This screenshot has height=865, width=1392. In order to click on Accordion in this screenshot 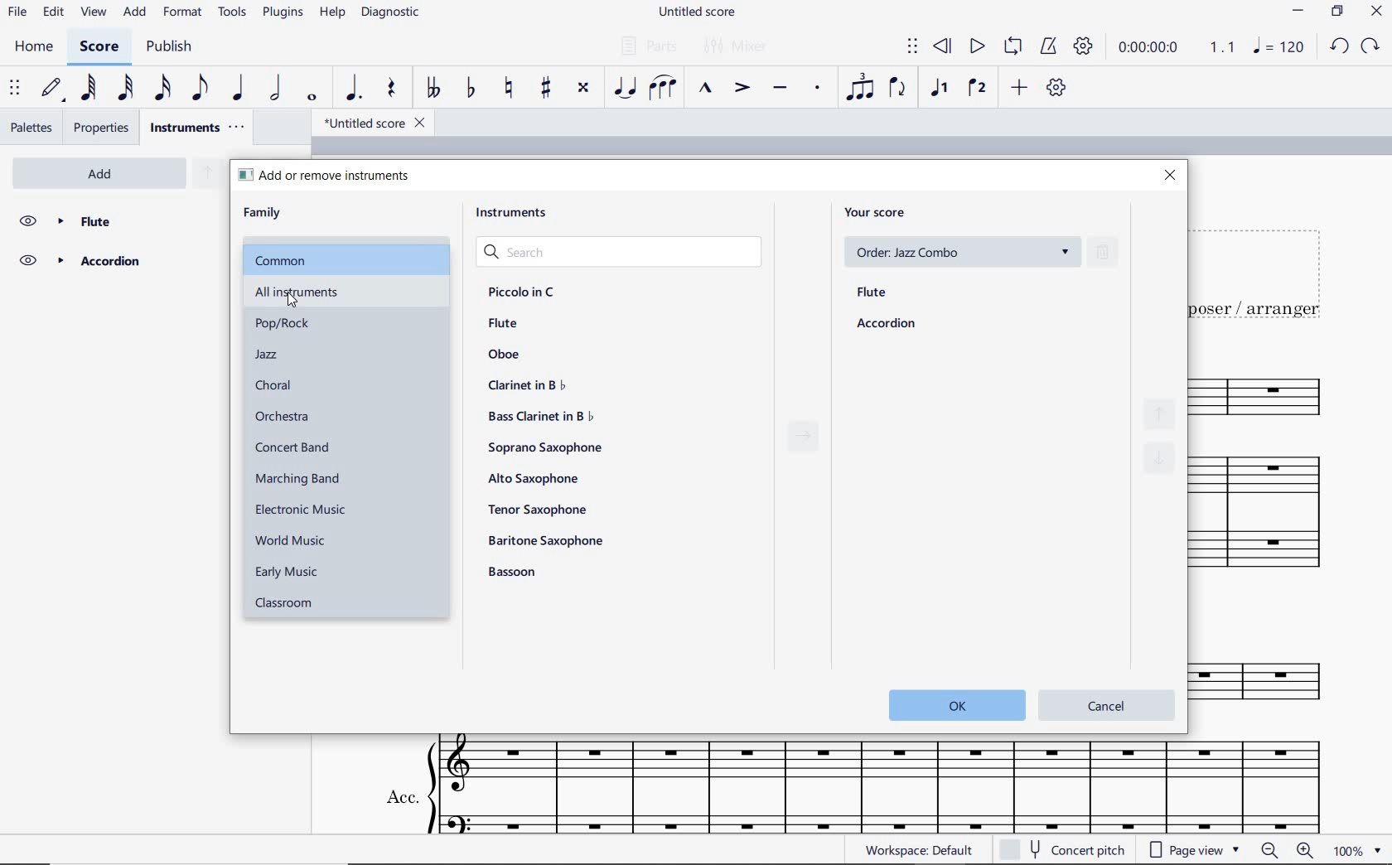, I will do `click(114, 262)`.